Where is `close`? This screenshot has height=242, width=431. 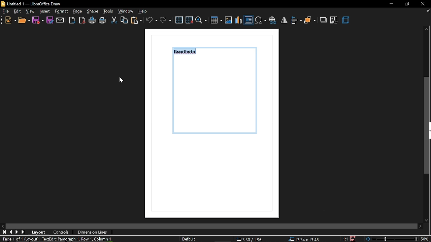
close is located at coordinates (423, 4).